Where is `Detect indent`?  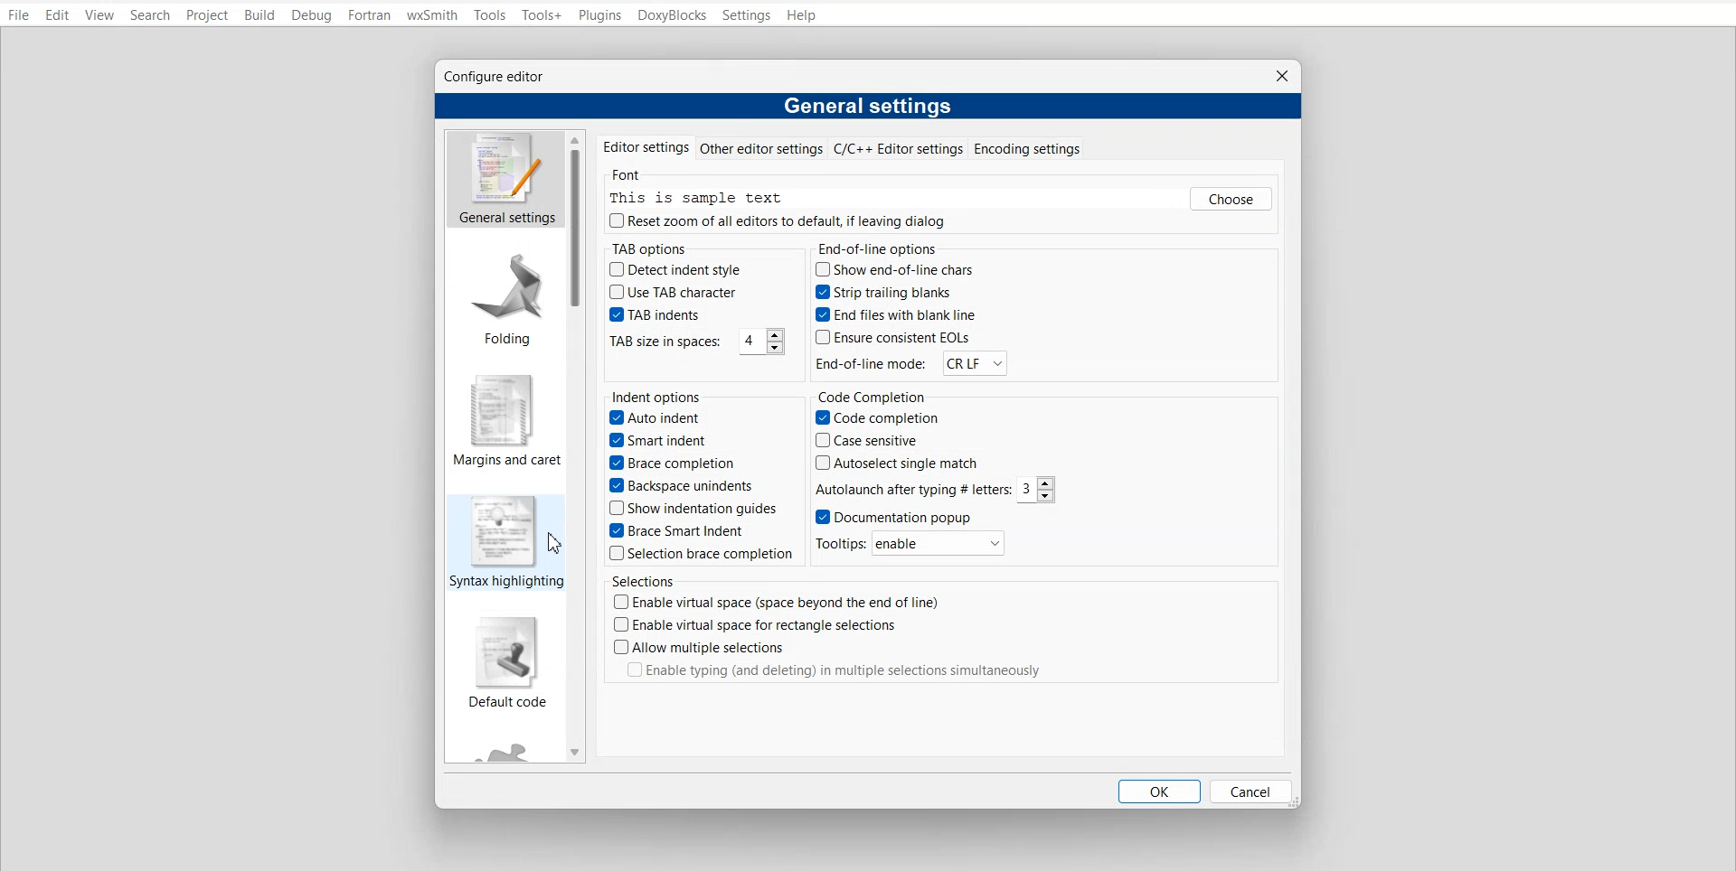 Detect indent is located at coordinates (677, 270).